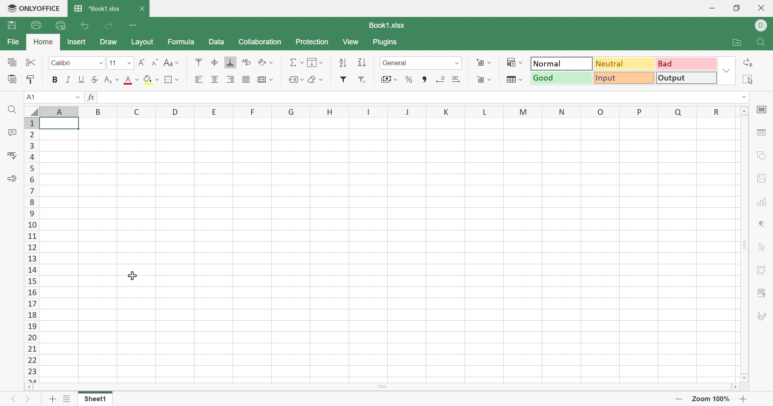  Describe the element at coordinates (385, 43) in the screenshot. I see `Plugins` at that location.